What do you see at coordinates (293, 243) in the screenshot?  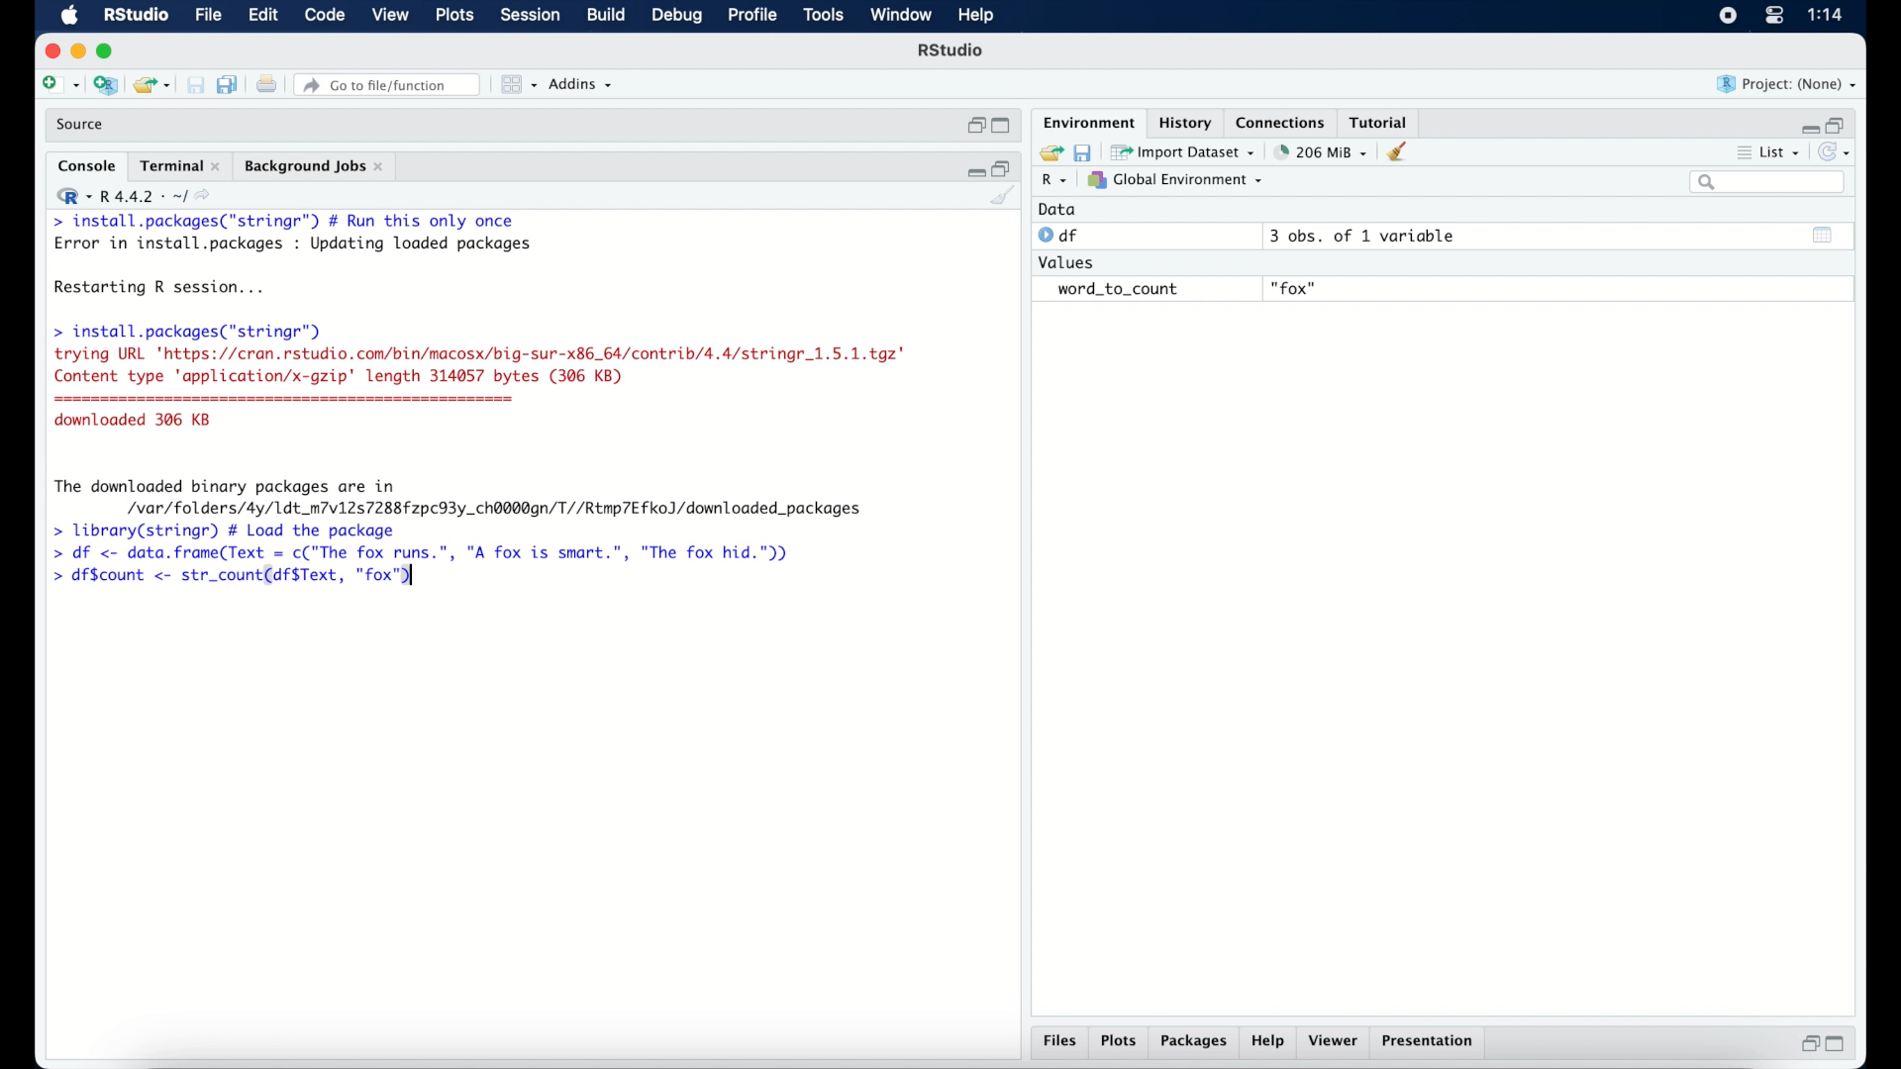 I see `Error in install.packages : Updating loaded packages` at bounding box center [293, 243].